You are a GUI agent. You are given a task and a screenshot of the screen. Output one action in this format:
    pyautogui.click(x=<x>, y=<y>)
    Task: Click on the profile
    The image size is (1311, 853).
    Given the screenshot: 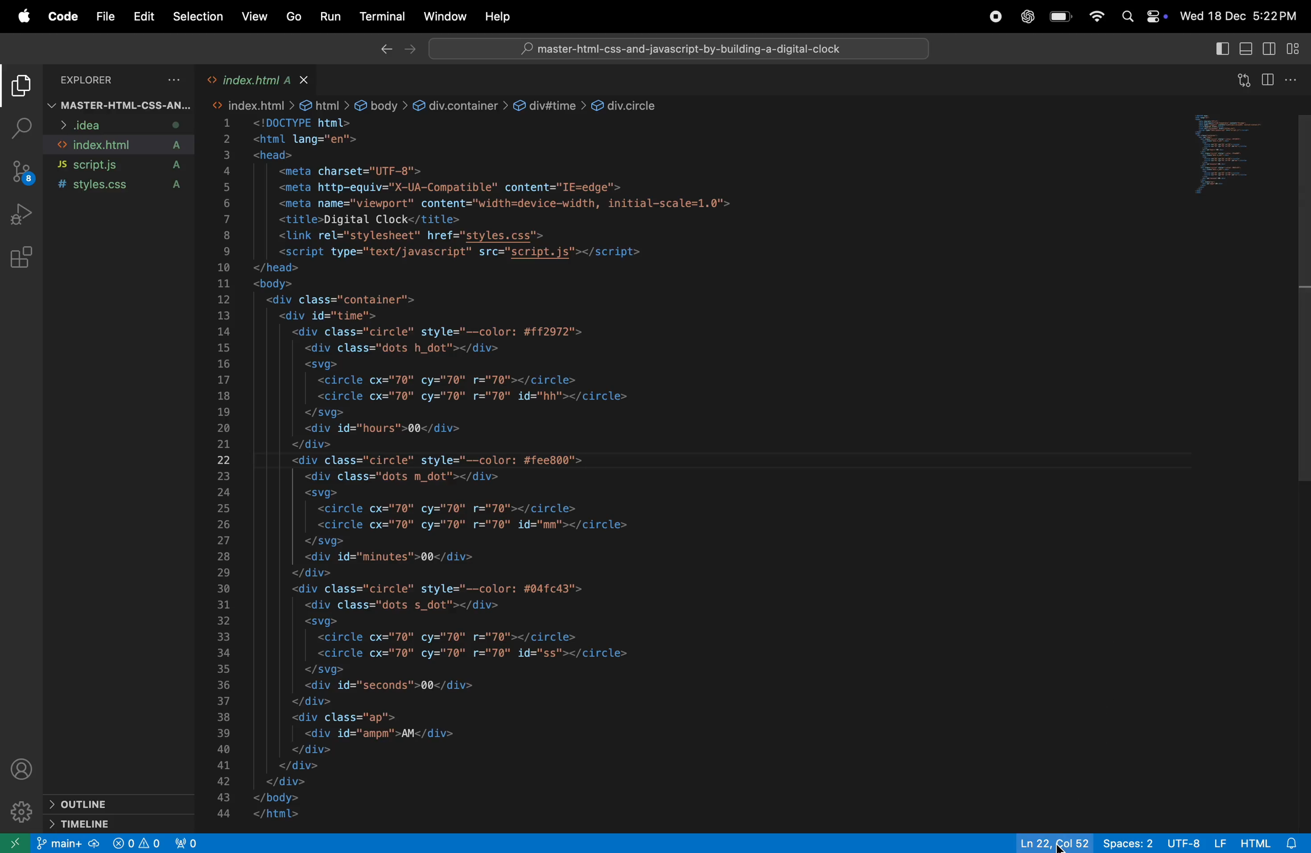 What is the action you would take?
    pyautogui.click(x=26, y=769)
    